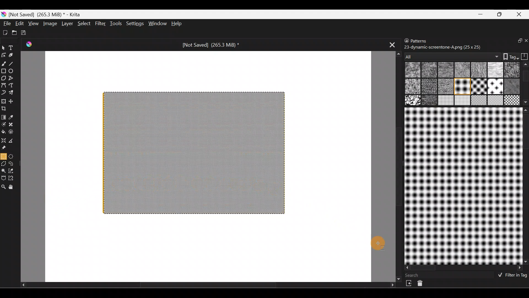 This screenshot has width=529, height=298. What do you see at coordinates (523, 56) in the screenshot?
I see `Storage resources` at bounding box center [523, 56].